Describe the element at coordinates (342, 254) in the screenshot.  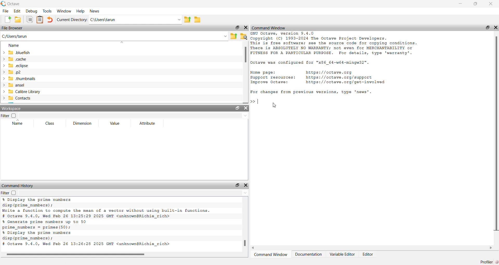
I see `Variable Editor` at that location.